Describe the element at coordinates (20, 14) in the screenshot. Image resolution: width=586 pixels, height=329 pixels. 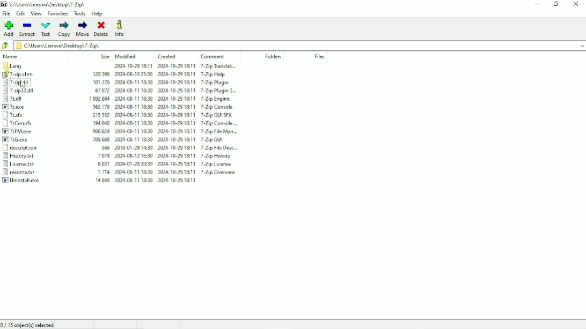
I see `Edit` at that location.